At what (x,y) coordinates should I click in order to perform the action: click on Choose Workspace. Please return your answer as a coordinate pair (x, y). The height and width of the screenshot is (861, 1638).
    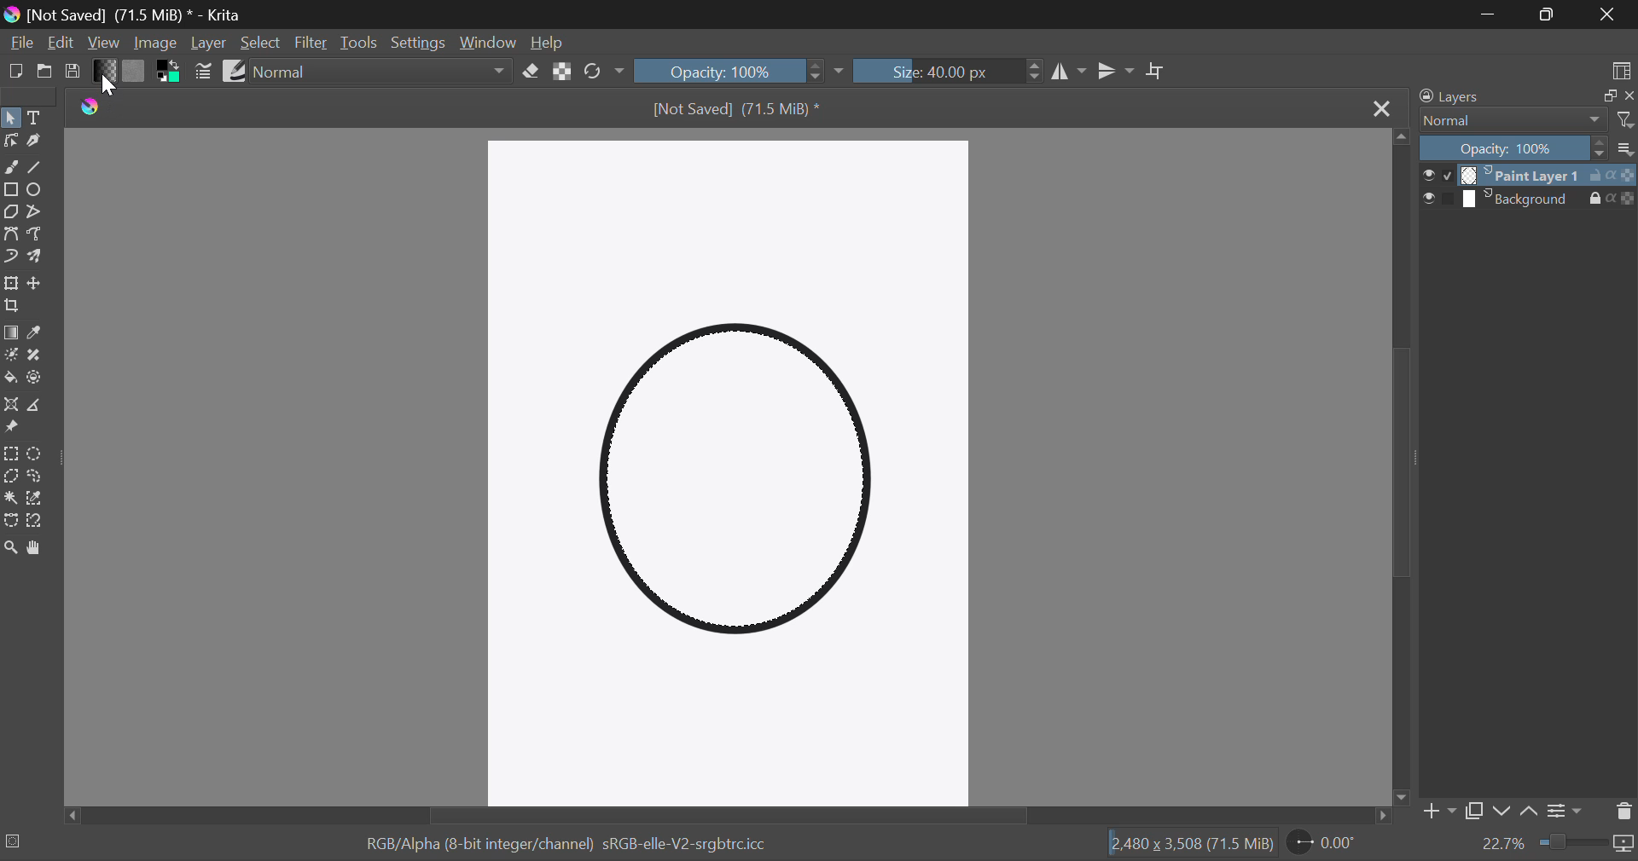
    Looking at the image, I should click on (1622, 70).